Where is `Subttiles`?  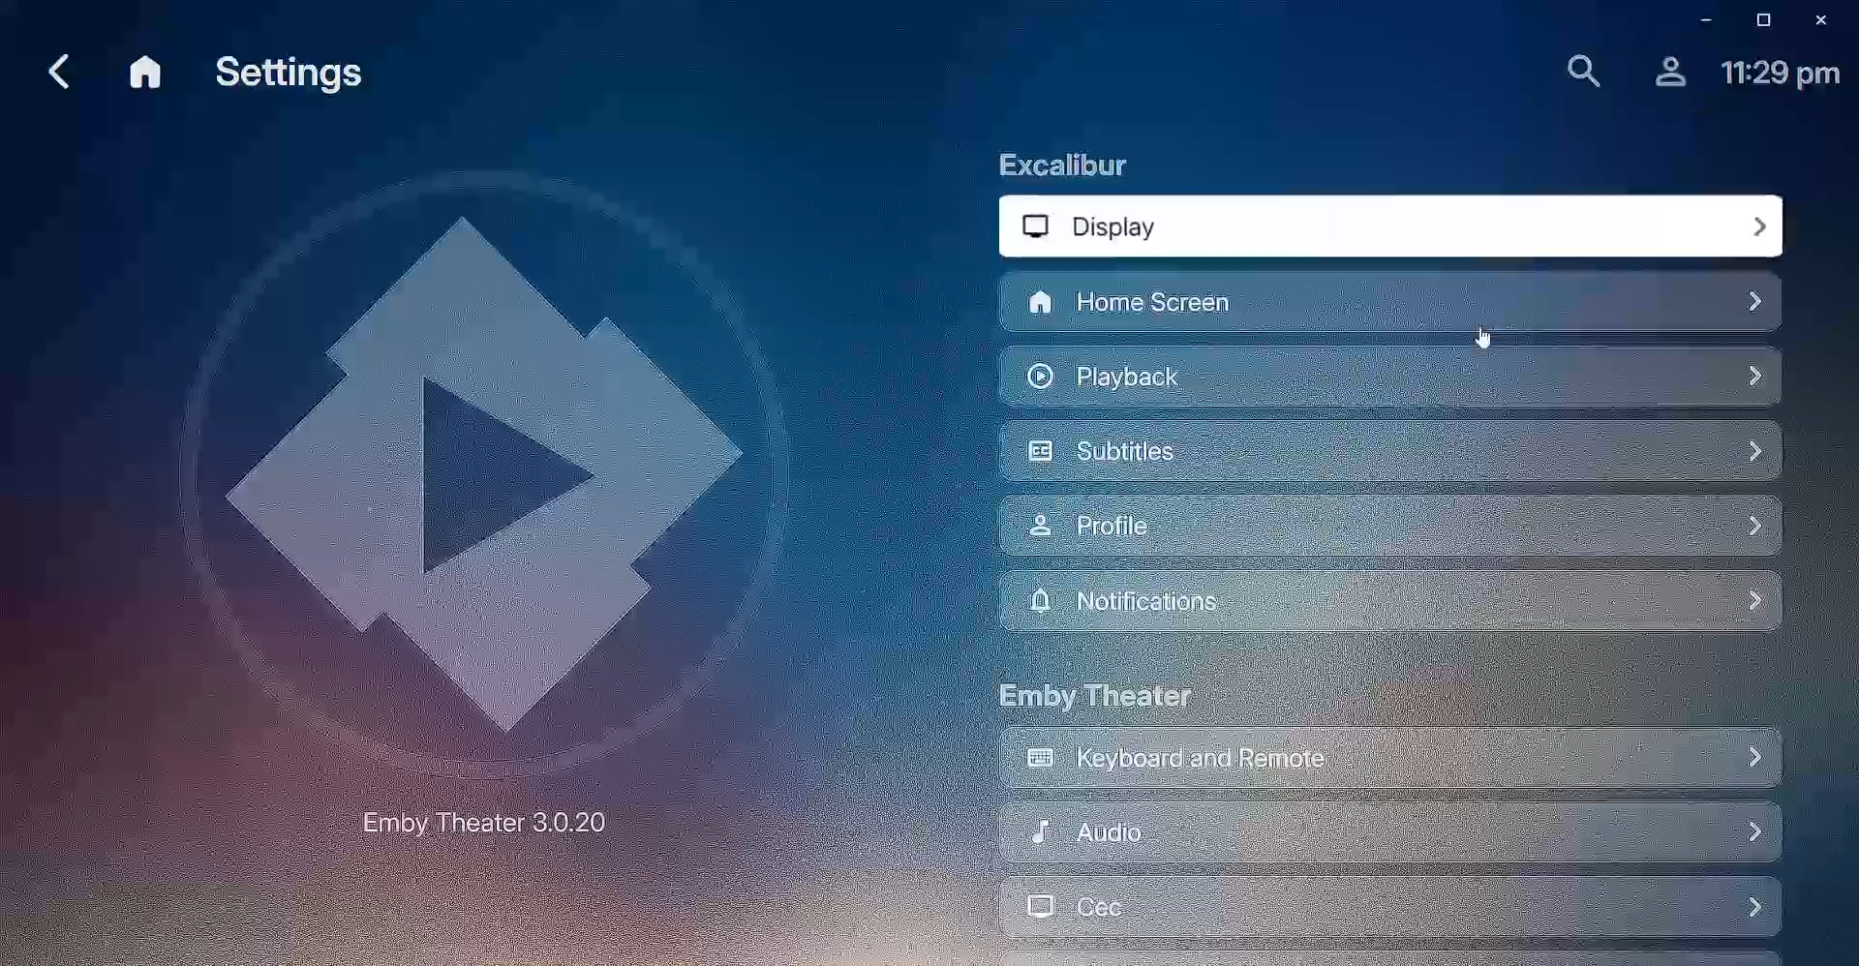 Subttiles is located at coordinates (1387, 452).